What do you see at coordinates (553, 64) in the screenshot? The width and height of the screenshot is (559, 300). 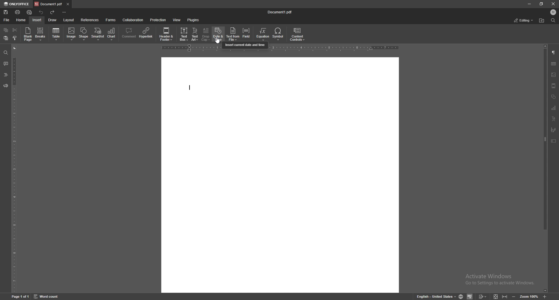 I see `tables` at bounding box center [553, 64].